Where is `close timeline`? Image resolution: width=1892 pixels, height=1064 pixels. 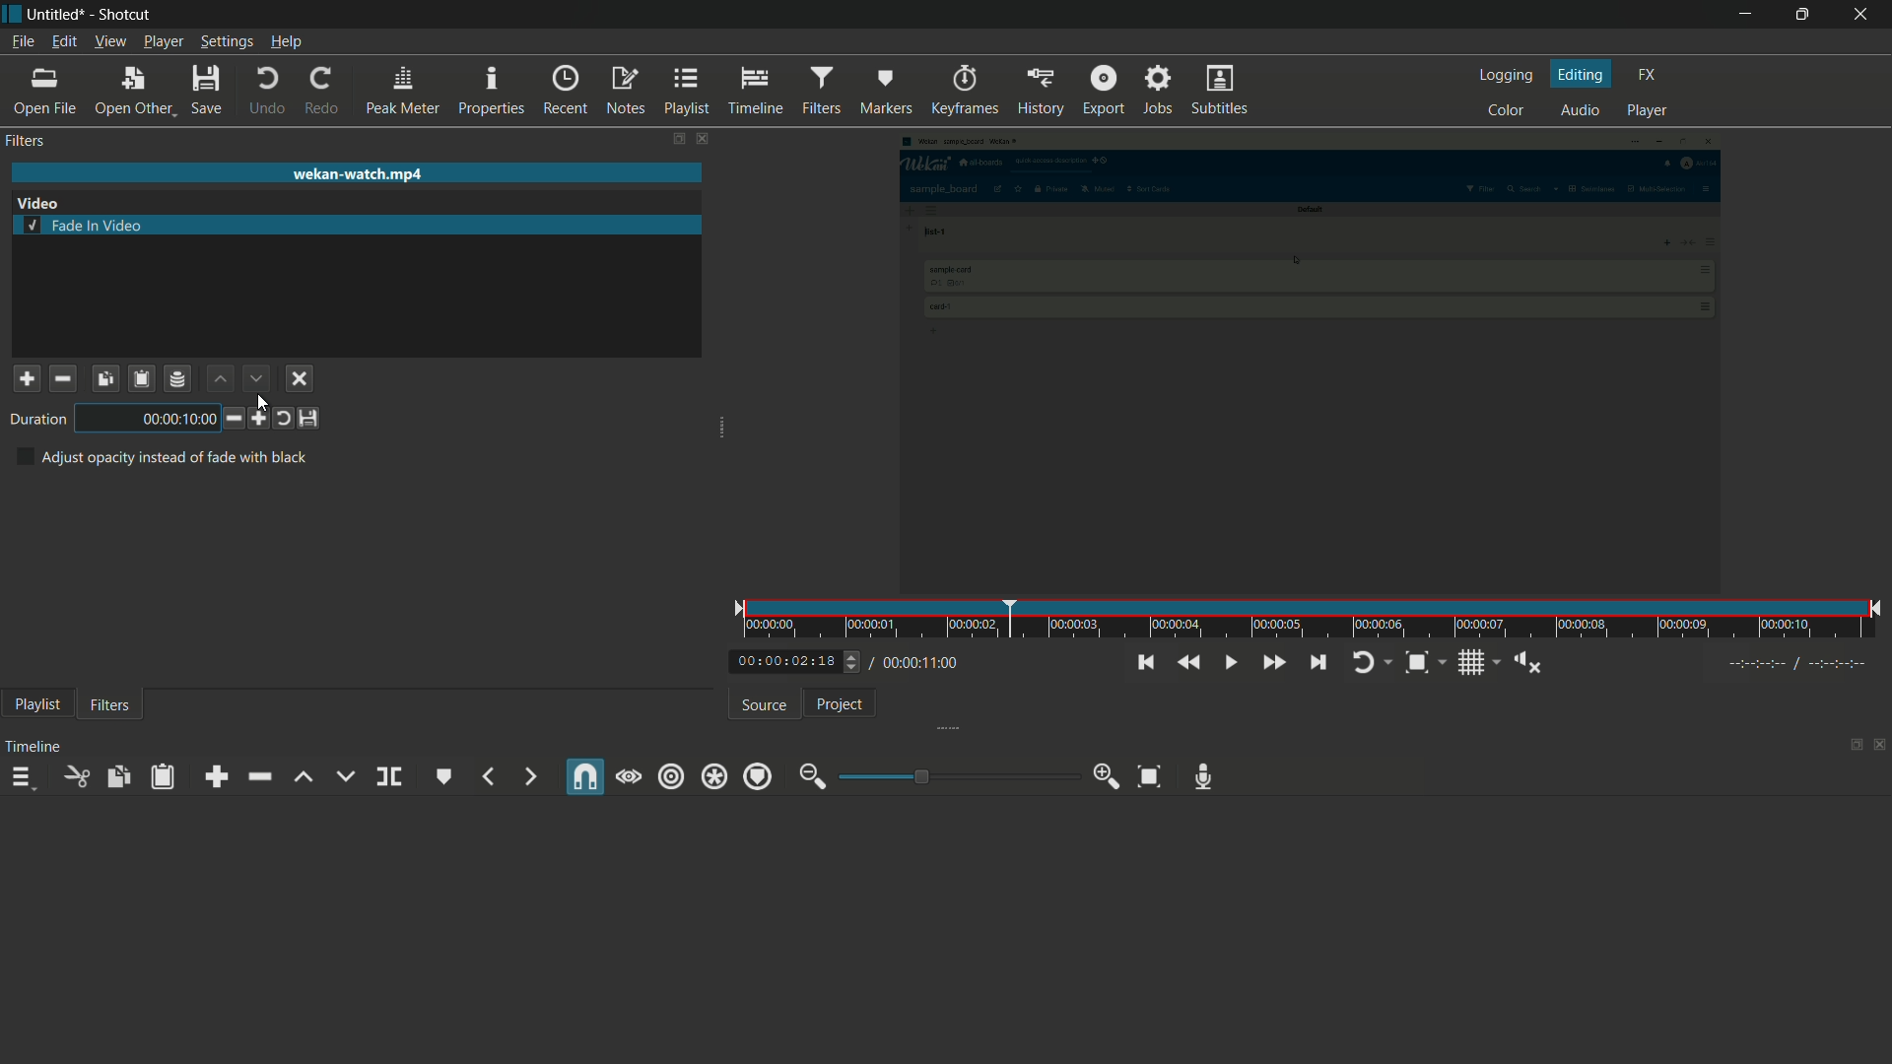
close timeline is located at coordinates (1880, 742).